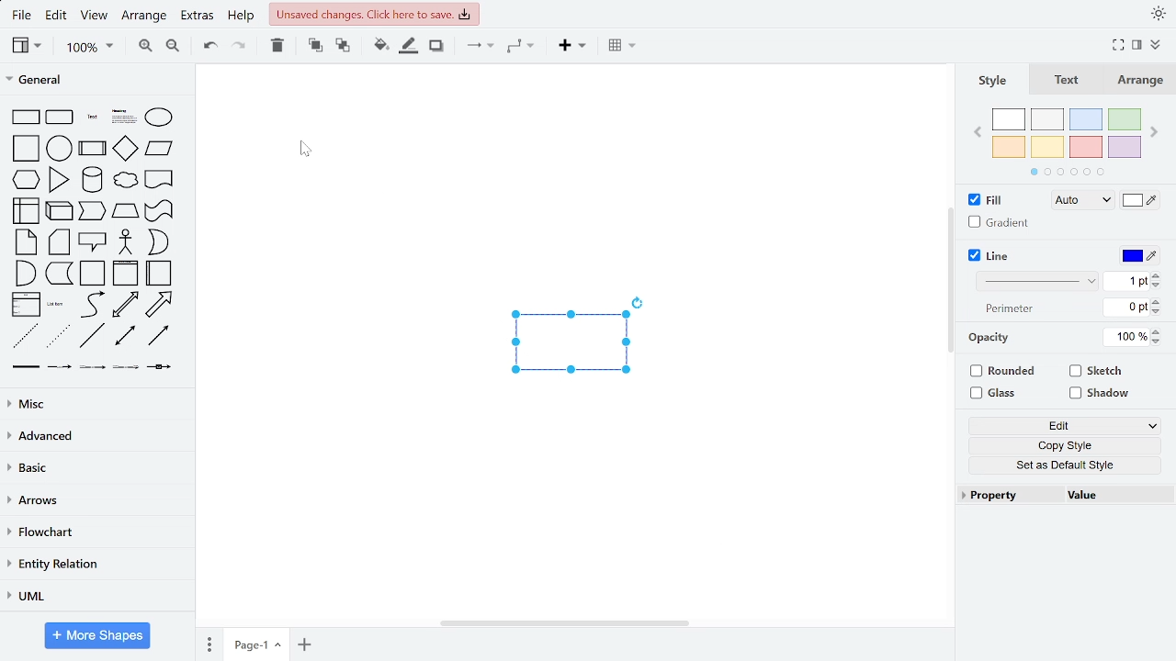 This screenshot has height=661, width=1176. I want to click on text, so click(1010, 308).